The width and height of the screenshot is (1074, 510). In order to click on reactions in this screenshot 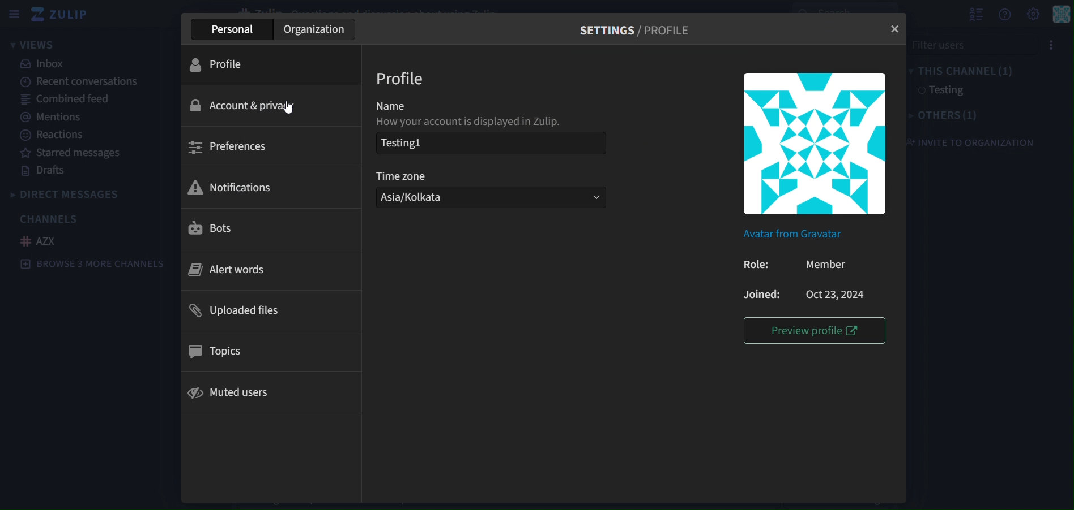, I will do `click(57, 136)`.